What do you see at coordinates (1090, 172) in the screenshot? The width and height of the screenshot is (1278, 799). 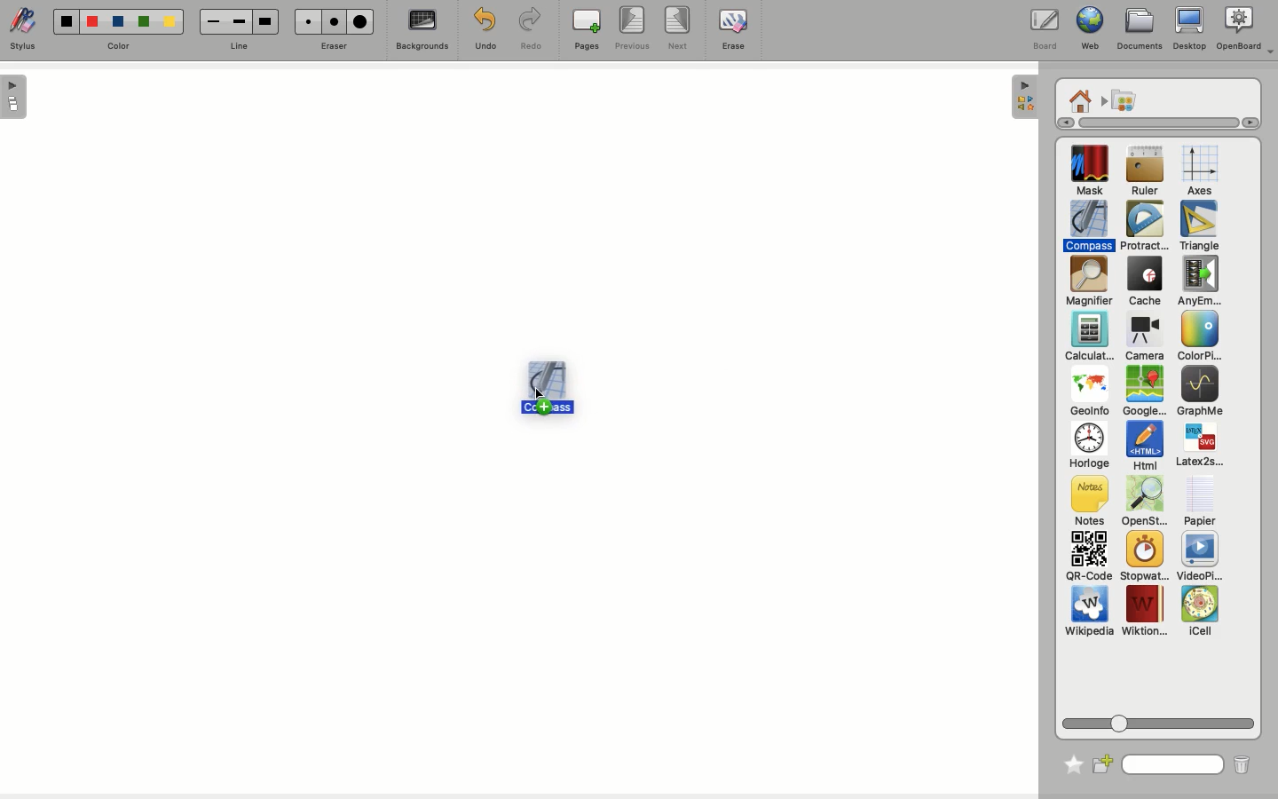 I see `Mask` at bounding box center [1090, 172].